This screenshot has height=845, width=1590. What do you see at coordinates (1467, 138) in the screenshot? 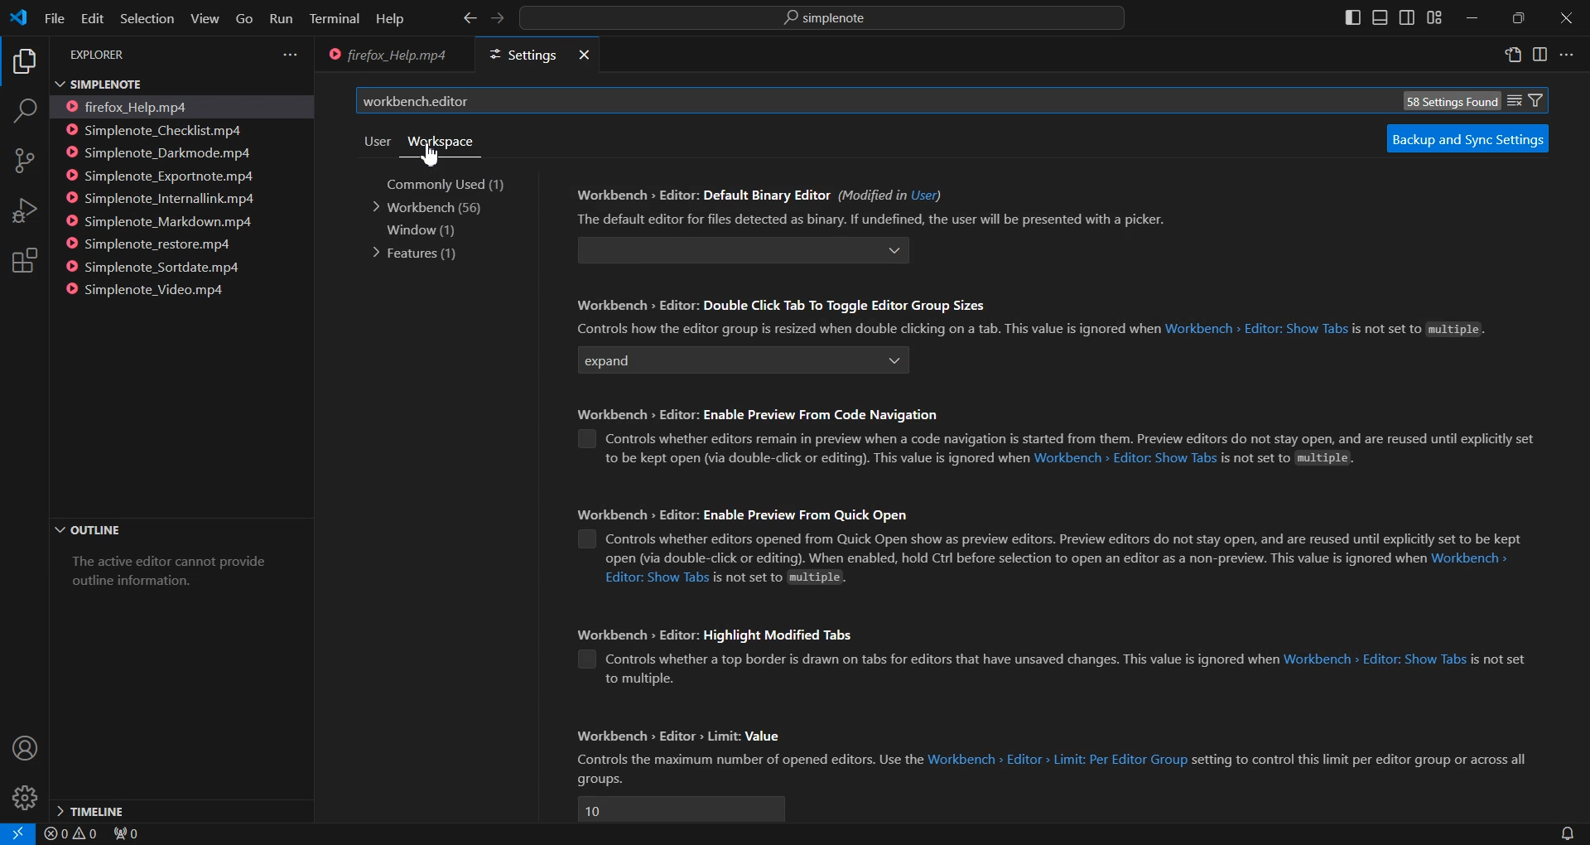
I see `Backup and sync Settings` at bounding box center [1467, 138].